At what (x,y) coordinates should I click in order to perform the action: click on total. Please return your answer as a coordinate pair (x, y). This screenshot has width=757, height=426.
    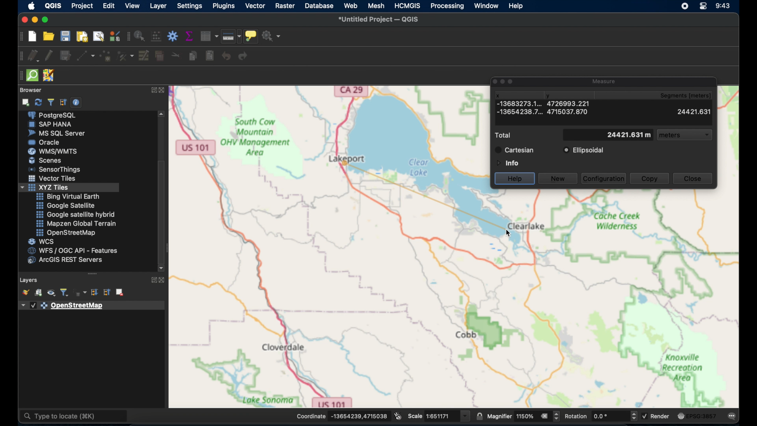
    Looking at the image, I should click on (505, 135).